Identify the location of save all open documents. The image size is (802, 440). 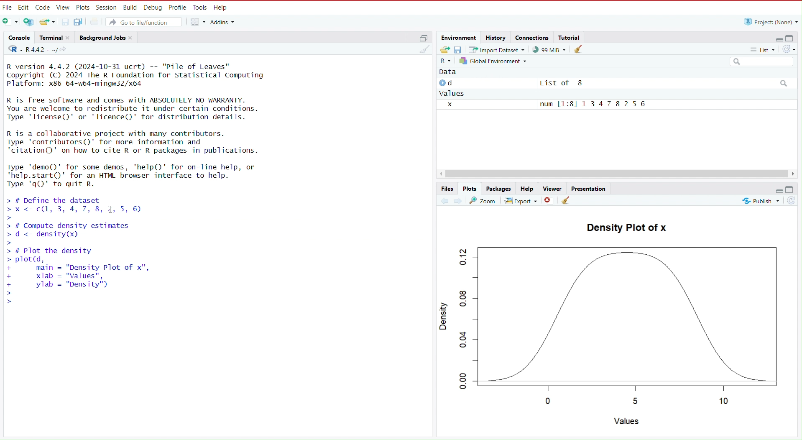
(79, 22).